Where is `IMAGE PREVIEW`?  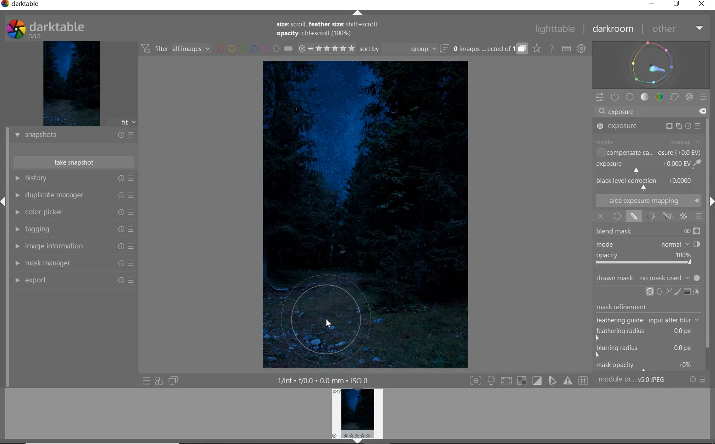 IMAGE PREVIEW is located at coordinates (72, 83).